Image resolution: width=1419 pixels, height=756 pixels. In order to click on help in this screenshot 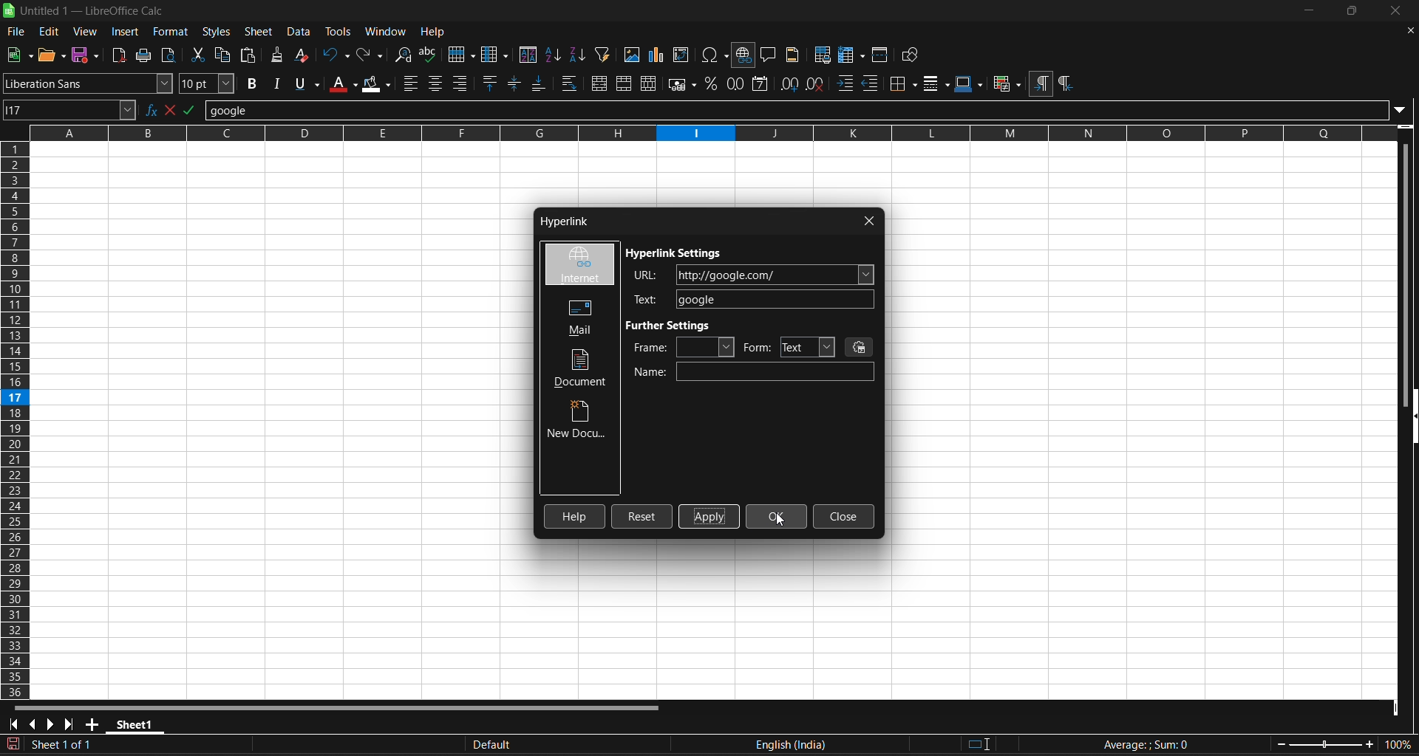, I will do `click(576, 516)`.